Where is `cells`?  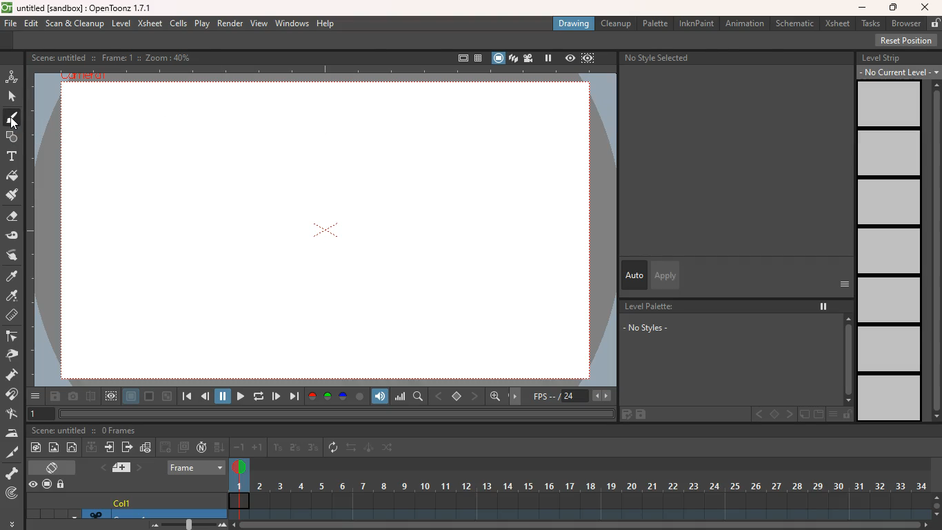
cells is located at coordinates (179, 23).